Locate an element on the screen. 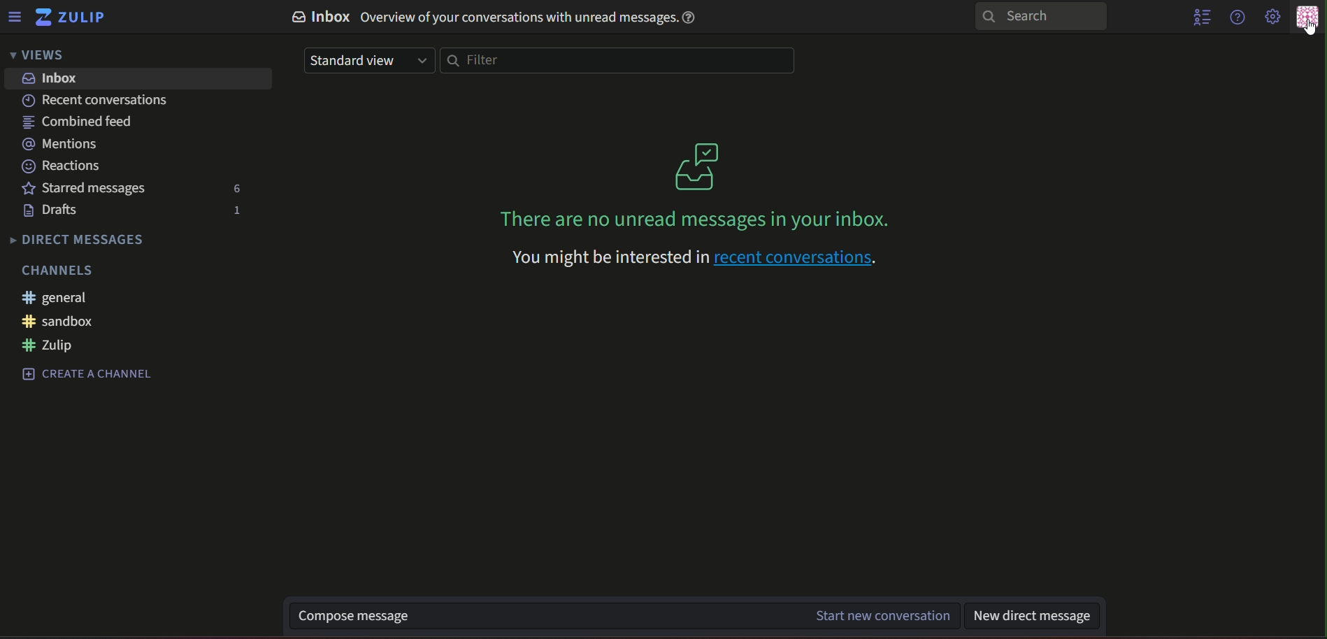 This screenshot has width=1327, height=639. help menu is located at coordinates (1237, 17).